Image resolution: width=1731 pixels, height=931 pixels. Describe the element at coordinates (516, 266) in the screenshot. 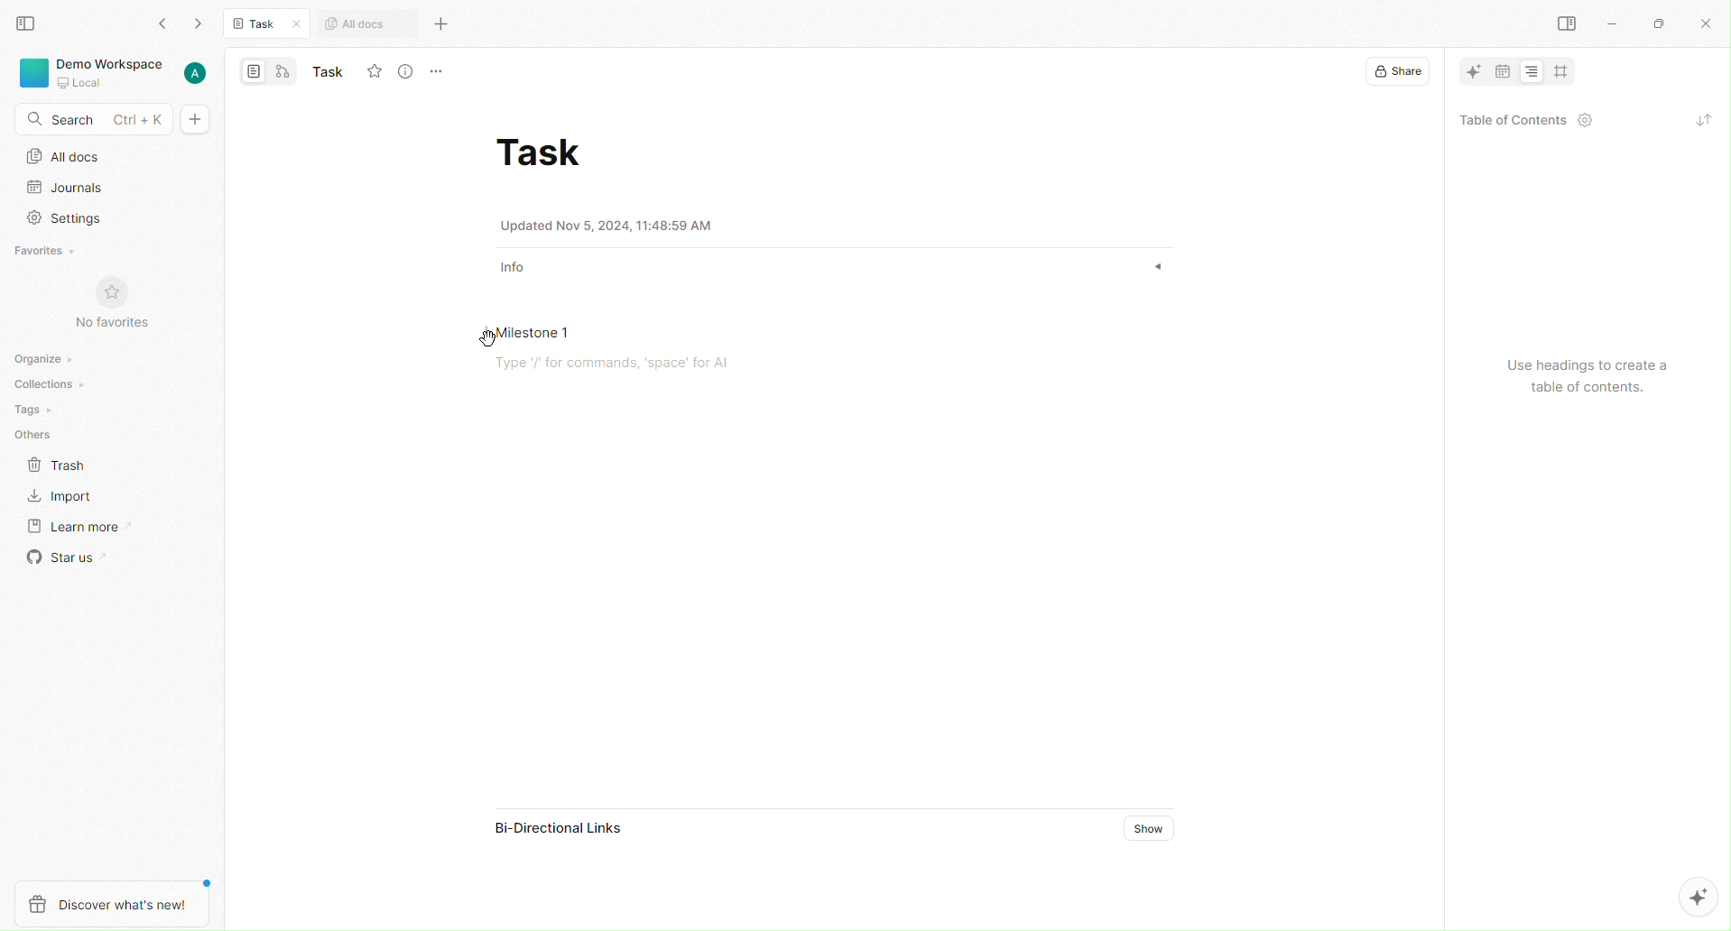

I see `Info` at that location.